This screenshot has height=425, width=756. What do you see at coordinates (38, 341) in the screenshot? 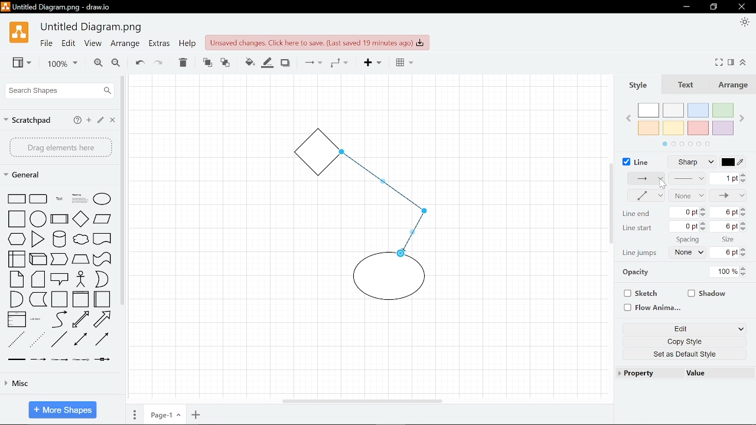
I see `shape` at bounding box center [38, 341].